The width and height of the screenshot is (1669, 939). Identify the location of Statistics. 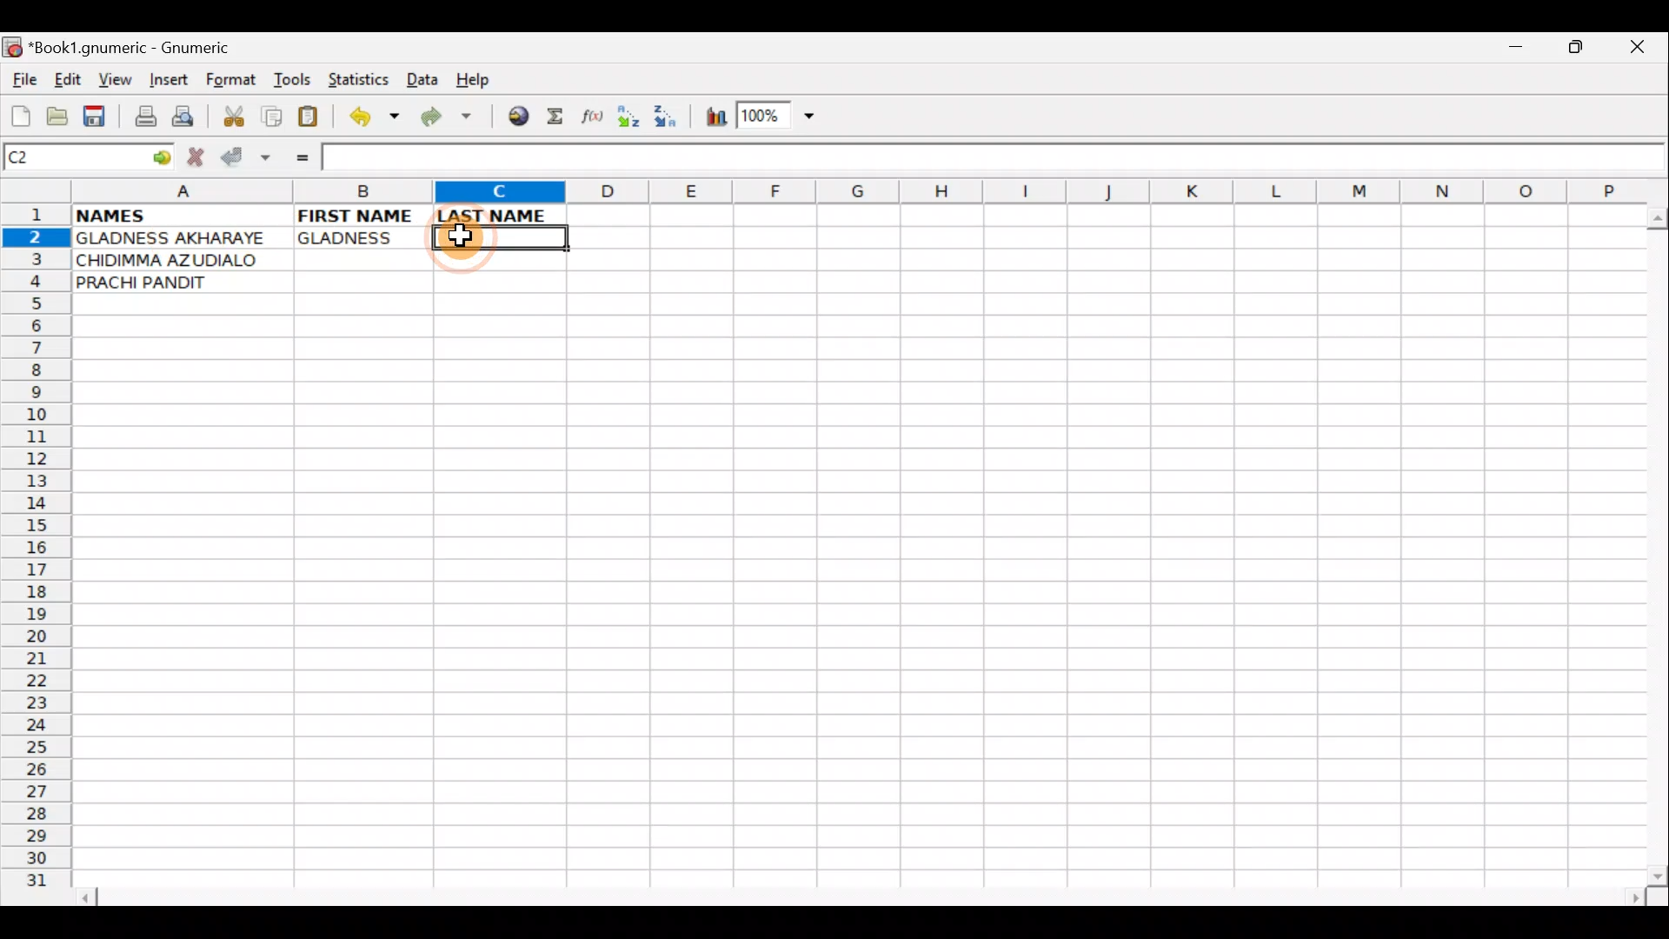
(363, 78).